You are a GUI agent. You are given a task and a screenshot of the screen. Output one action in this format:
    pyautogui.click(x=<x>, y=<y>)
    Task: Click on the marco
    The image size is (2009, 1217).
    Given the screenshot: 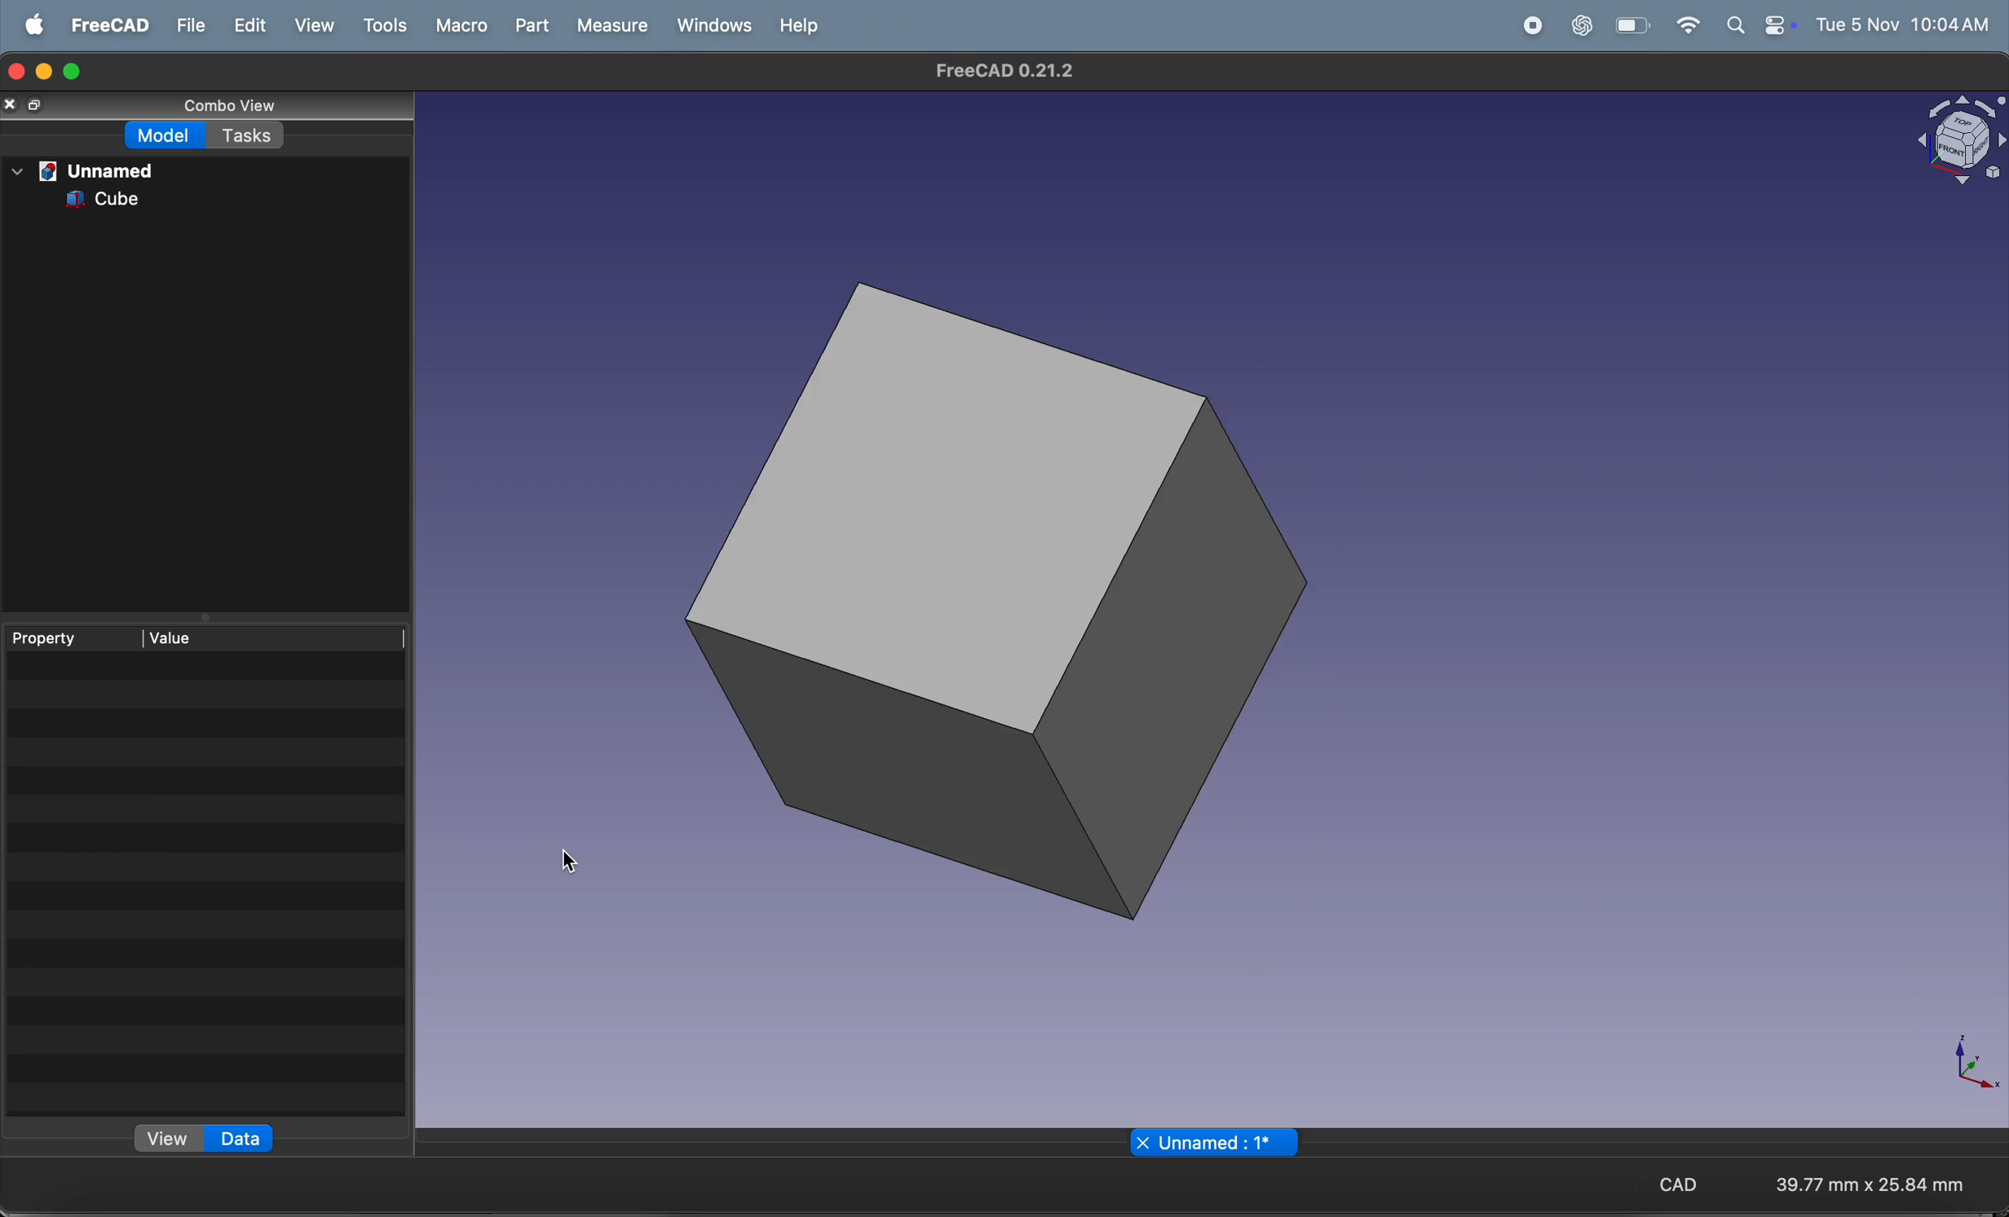 What is the action you would take?
    pyautogui.click(x=455, y=23)
    